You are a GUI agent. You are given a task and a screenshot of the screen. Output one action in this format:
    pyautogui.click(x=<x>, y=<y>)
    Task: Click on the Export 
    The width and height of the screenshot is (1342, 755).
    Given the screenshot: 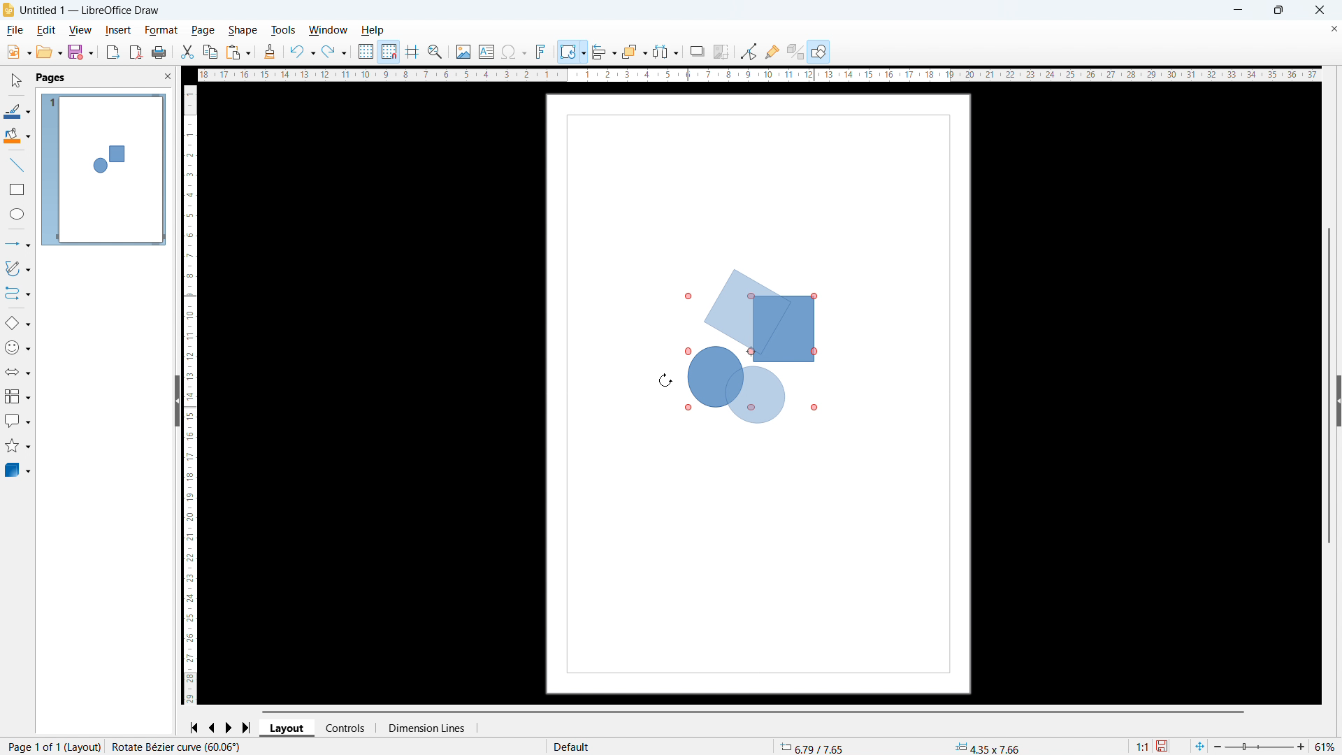 What is the action you would take?
    pyautogui.click(x=112, y=53)
    